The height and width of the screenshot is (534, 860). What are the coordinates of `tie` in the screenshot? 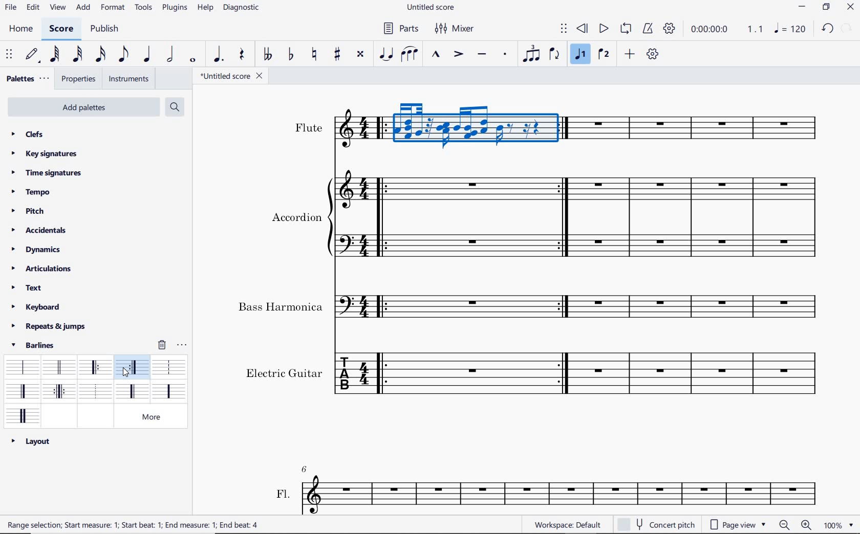 It's located at (386, 53).